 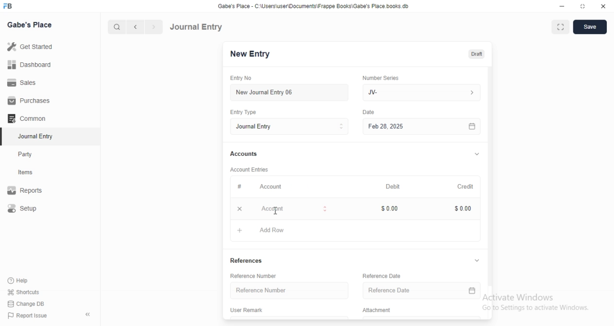 What do you see at coordinates (476, 55) in the screenshot?
I see `draft` at bounding box center [476, 55].